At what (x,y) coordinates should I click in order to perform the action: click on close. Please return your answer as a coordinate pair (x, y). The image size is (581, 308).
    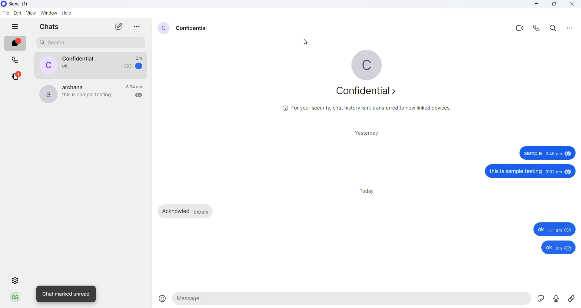
    Looking at the image, I should click on (571, 5).